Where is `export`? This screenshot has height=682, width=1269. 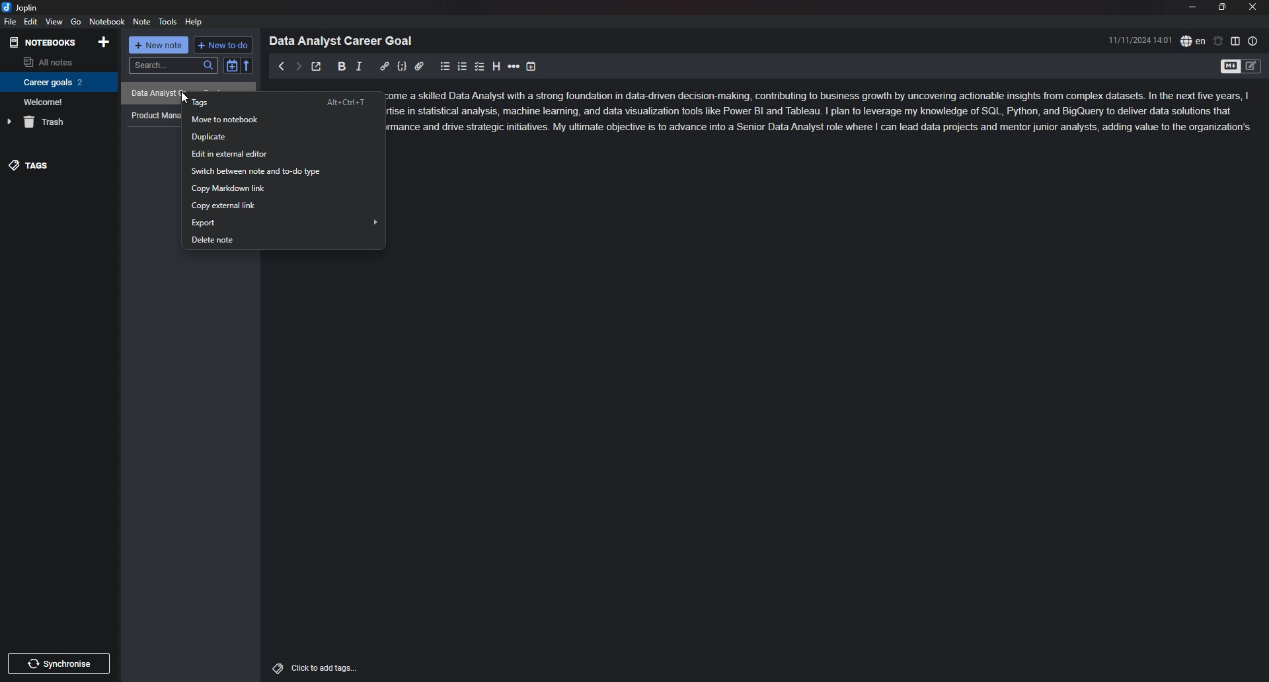 export is located at coordinates (284, 221).